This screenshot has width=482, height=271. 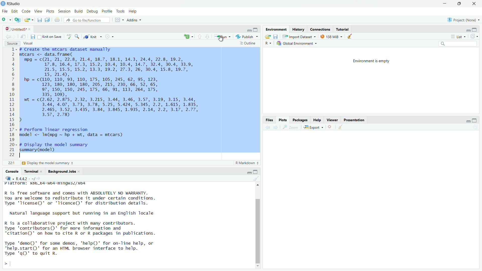 What do you see at coordinates (298, 29) in the screenshot?
I see `History` at bounding box center [298, 29].